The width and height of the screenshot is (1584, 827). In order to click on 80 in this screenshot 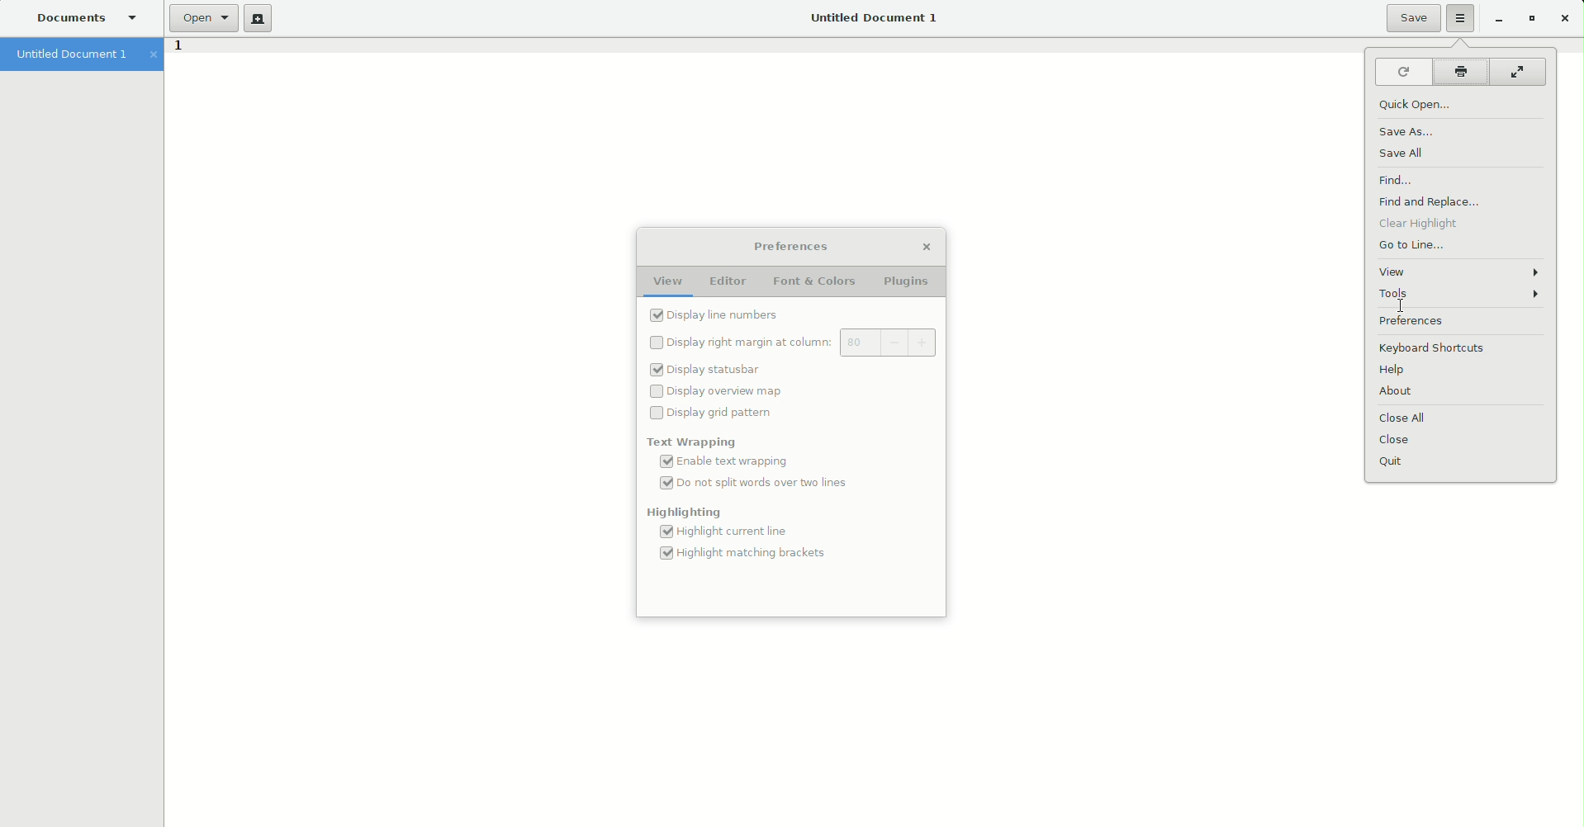, I will do `click(854, 344)`.